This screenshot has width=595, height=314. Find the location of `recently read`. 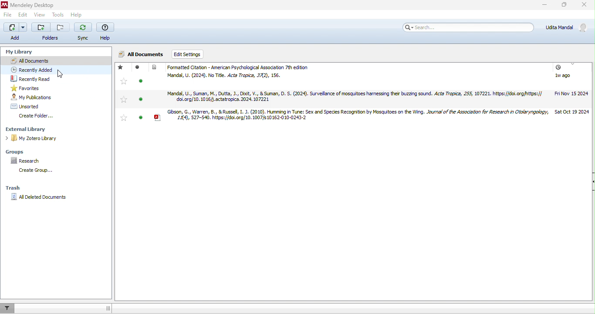

recently read is located at coordinates (29, 79).